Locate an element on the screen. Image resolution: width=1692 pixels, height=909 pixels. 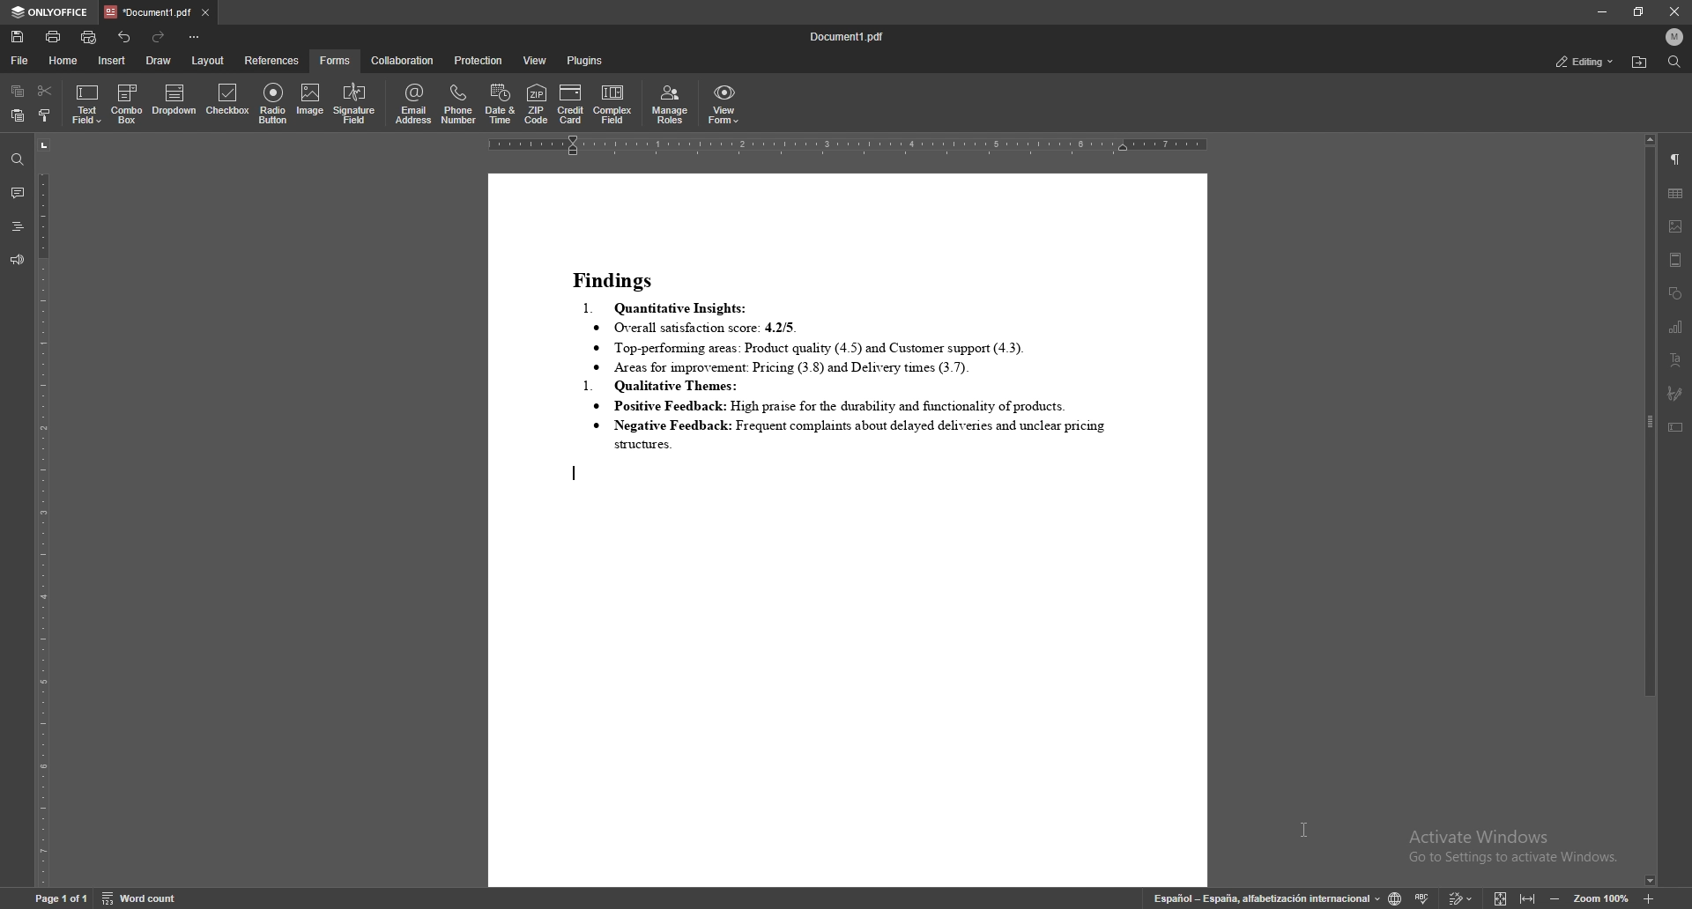
profile is located at coordinates (1674, 35).